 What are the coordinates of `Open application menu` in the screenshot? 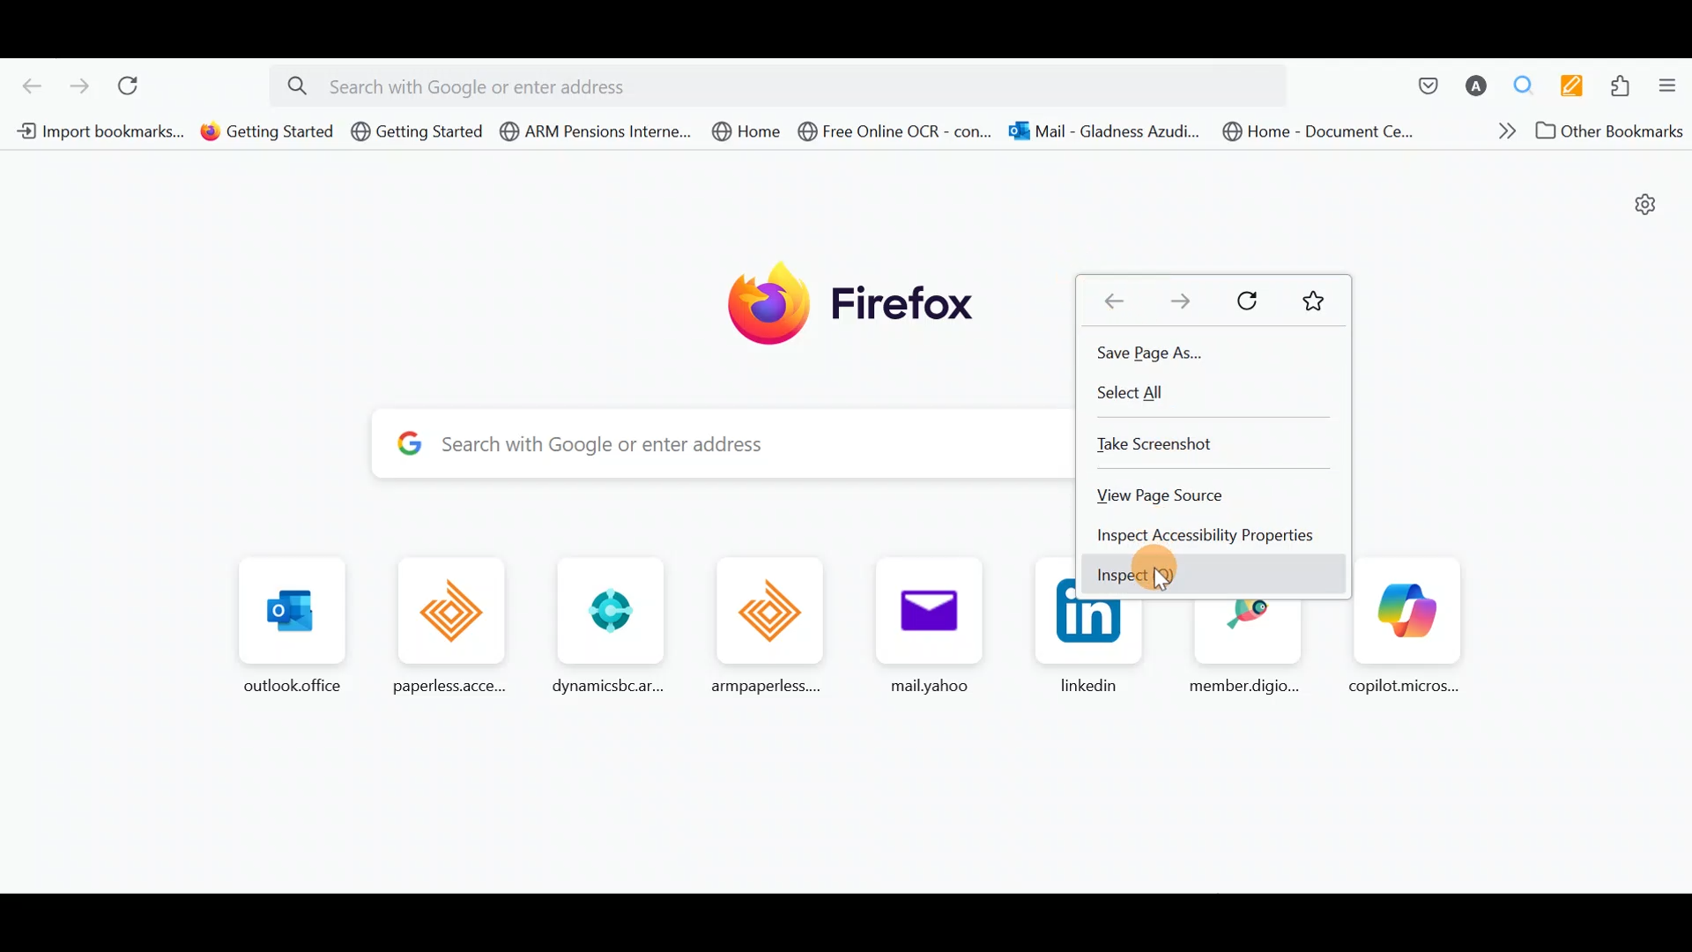 It's located at (1672, 89).